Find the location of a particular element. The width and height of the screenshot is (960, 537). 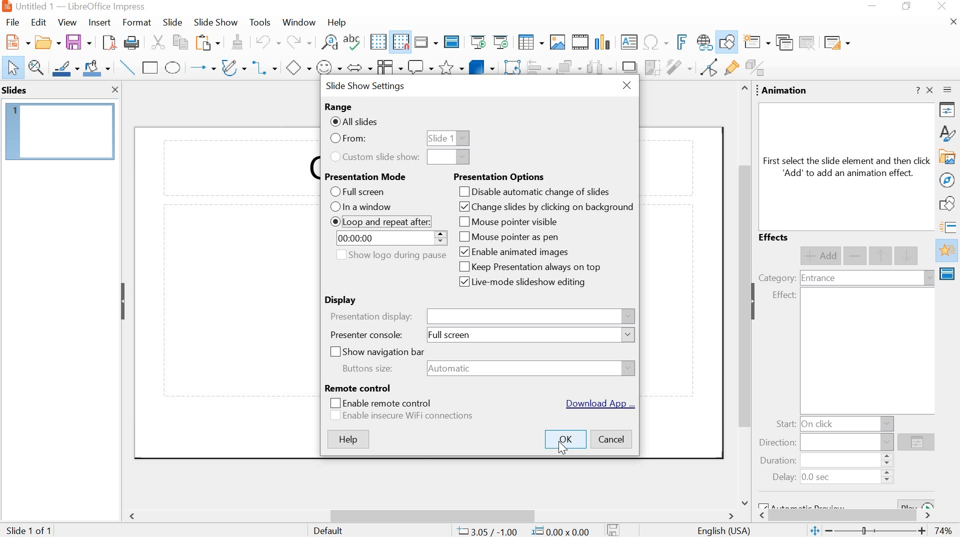

show navigation bar is located at coordinates (374, 351).